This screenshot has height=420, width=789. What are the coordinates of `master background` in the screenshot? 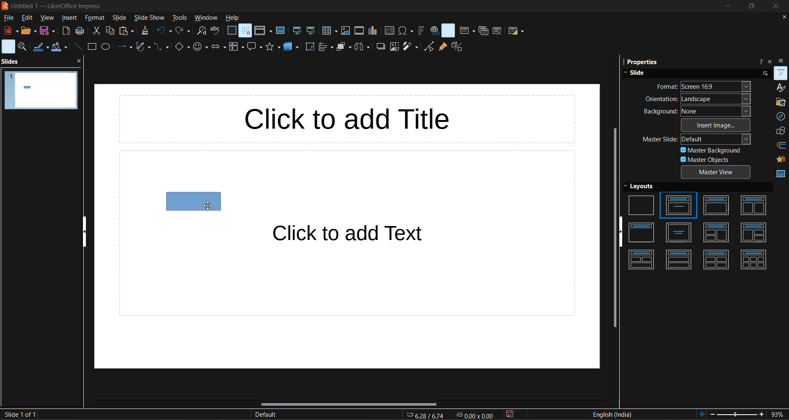 It's located at (713, 150).